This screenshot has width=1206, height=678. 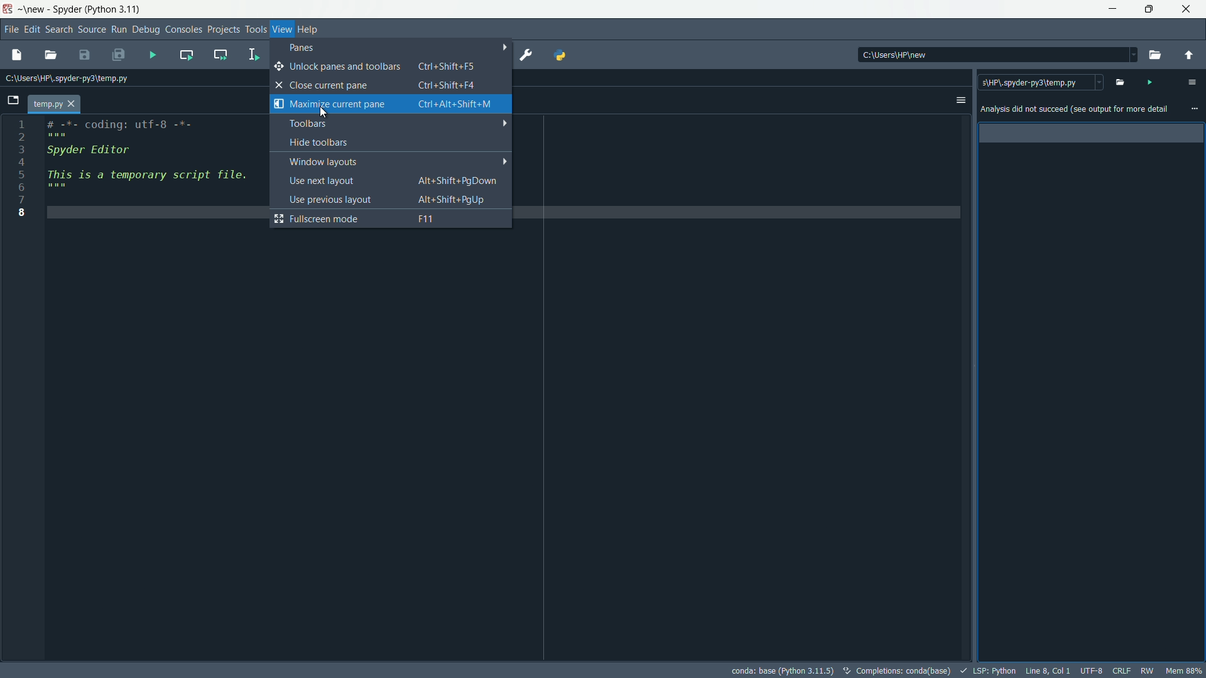 I want to click on minimize, so click(x=1115, y=9).